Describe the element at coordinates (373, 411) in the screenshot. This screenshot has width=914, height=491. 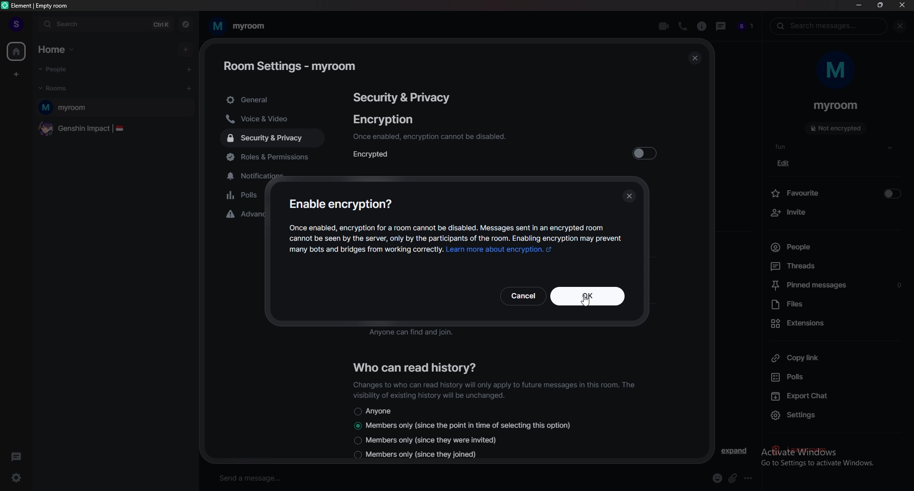
I see `anyone` at that location.